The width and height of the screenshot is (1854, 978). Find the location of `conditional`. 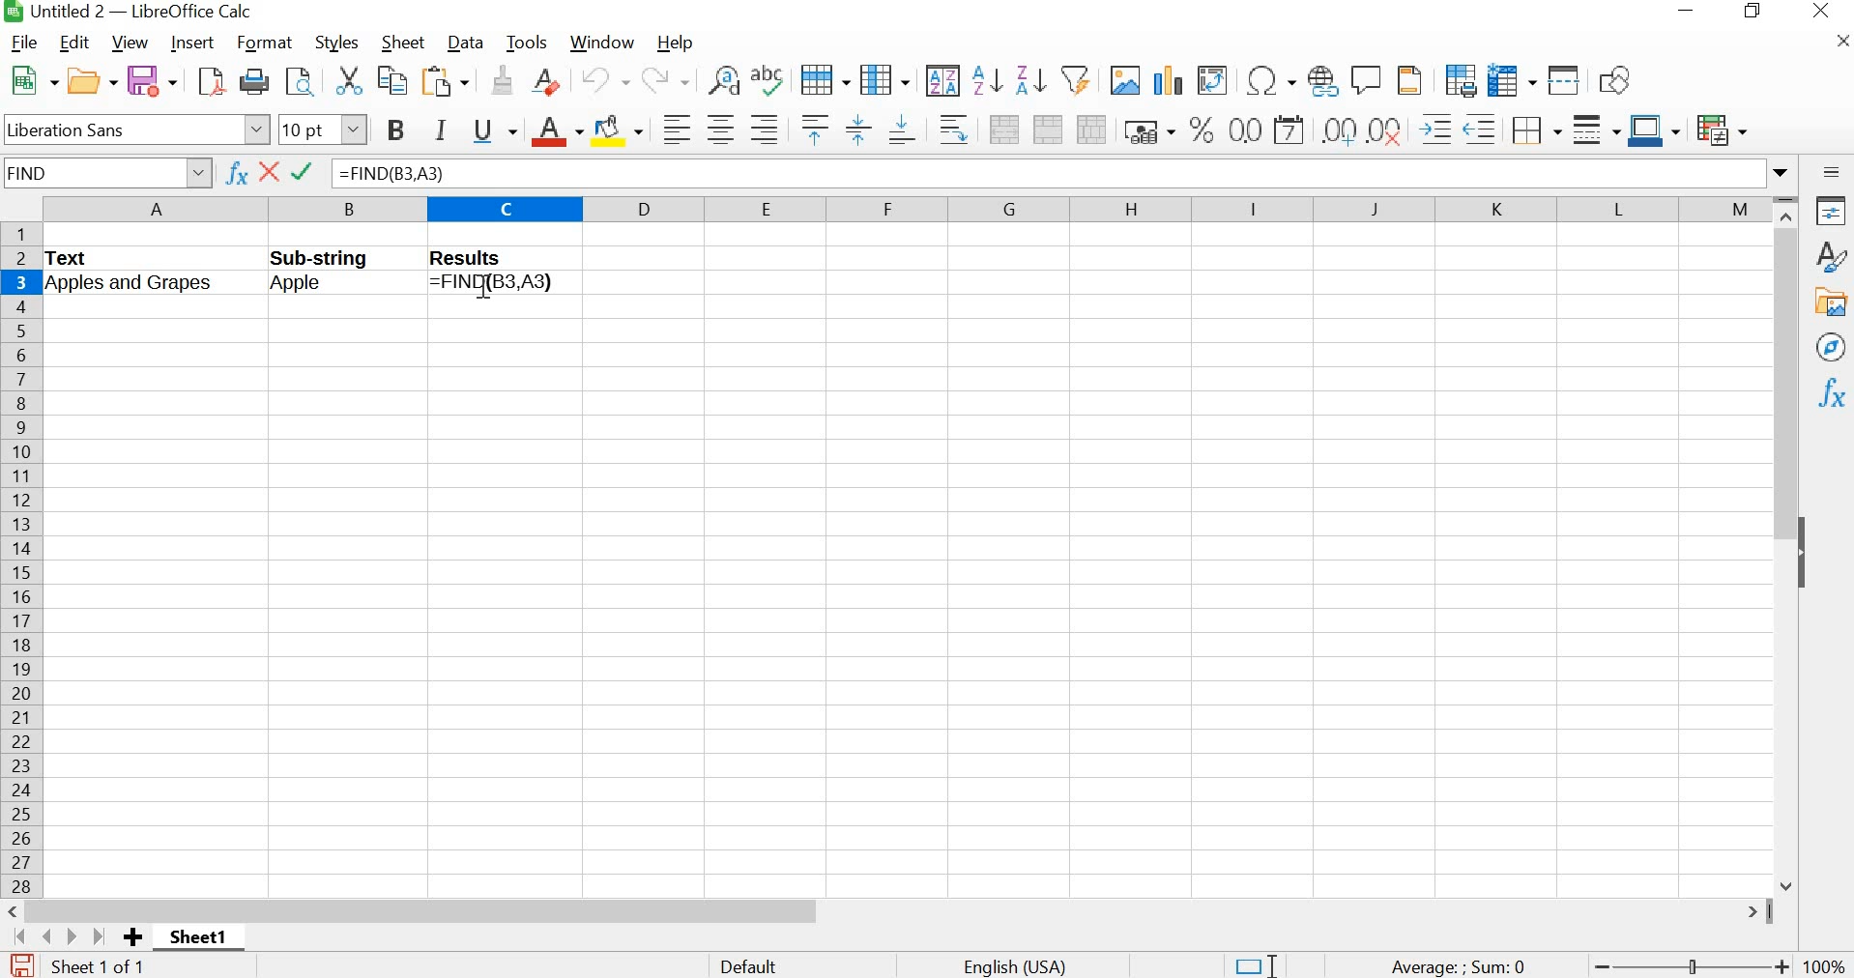

conditional is located at coordinates (1723, 129).